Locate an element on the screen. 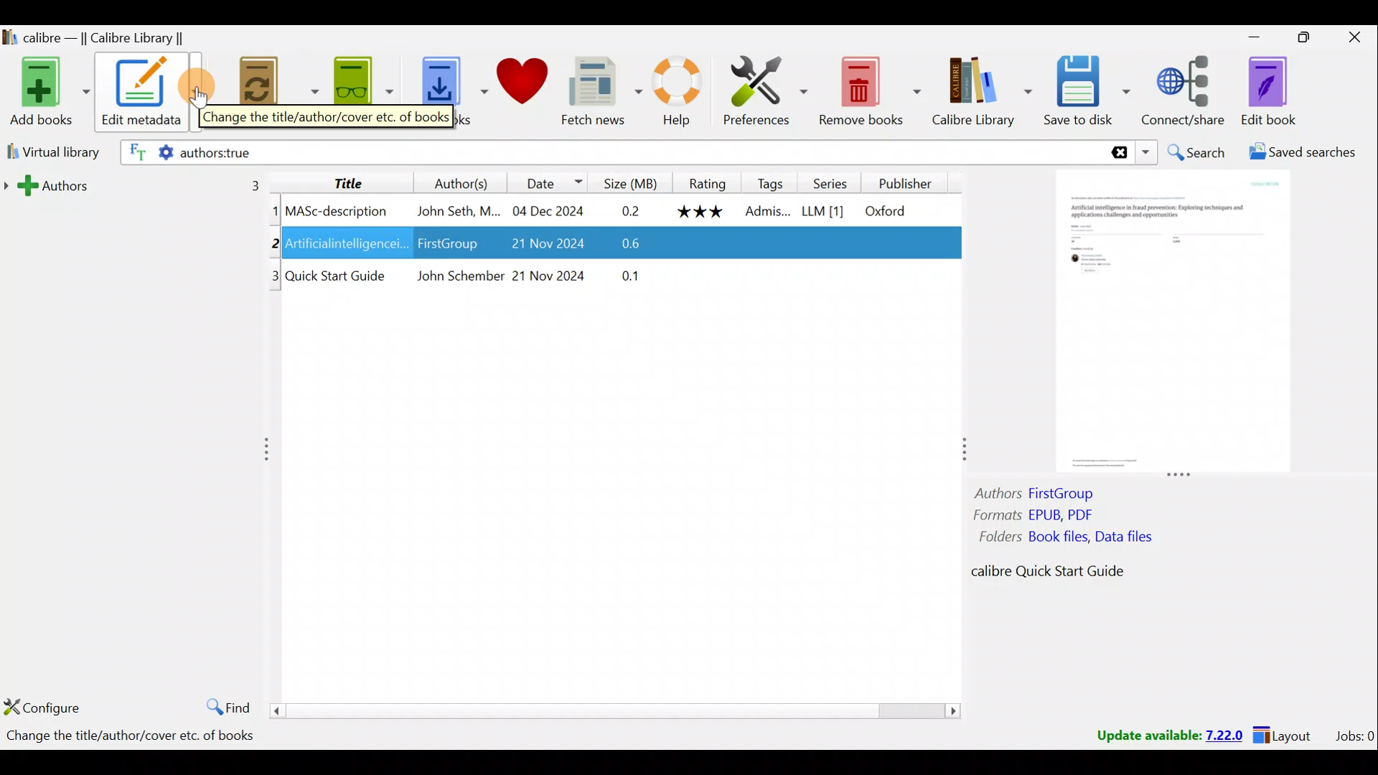  Configure is located at coordinates (43, 702).